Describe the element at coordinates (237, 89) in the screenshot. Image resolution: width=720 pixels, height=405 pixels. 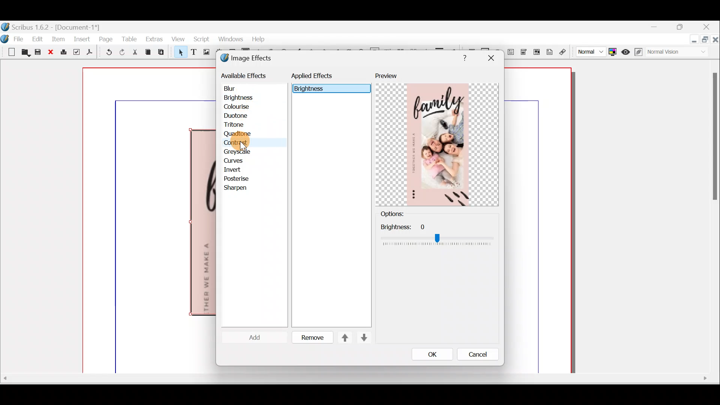
I see `Blur` at that location.